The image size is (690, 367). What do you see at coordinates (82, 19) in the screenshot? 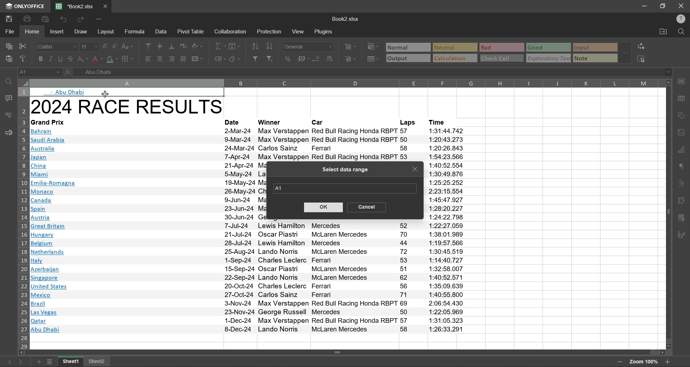
I see `redo` at bounding box center [82, 19].